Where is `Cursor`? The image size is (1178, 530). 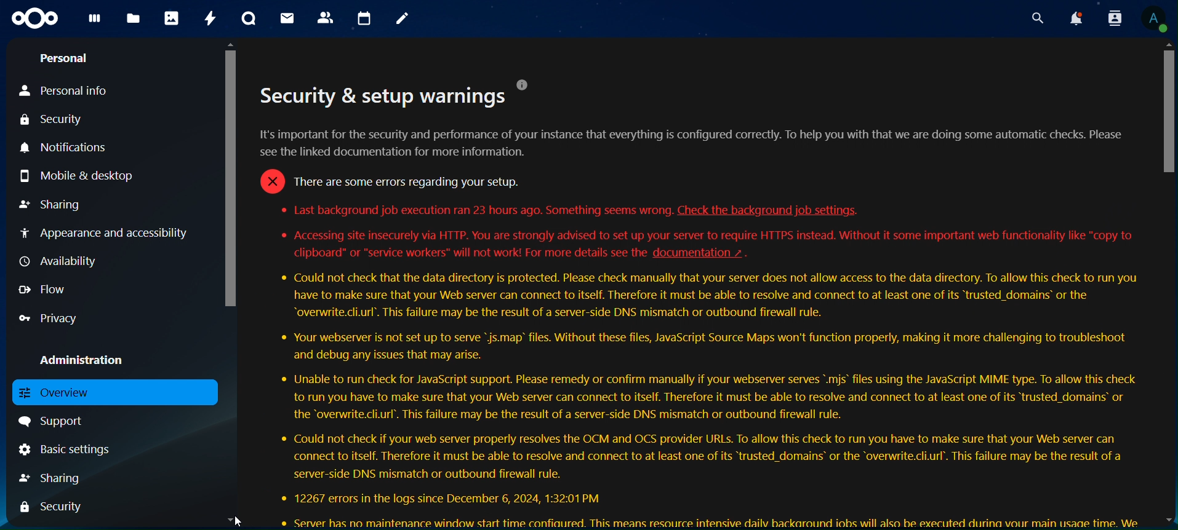 Cursor is located at coordinates (241, 520).